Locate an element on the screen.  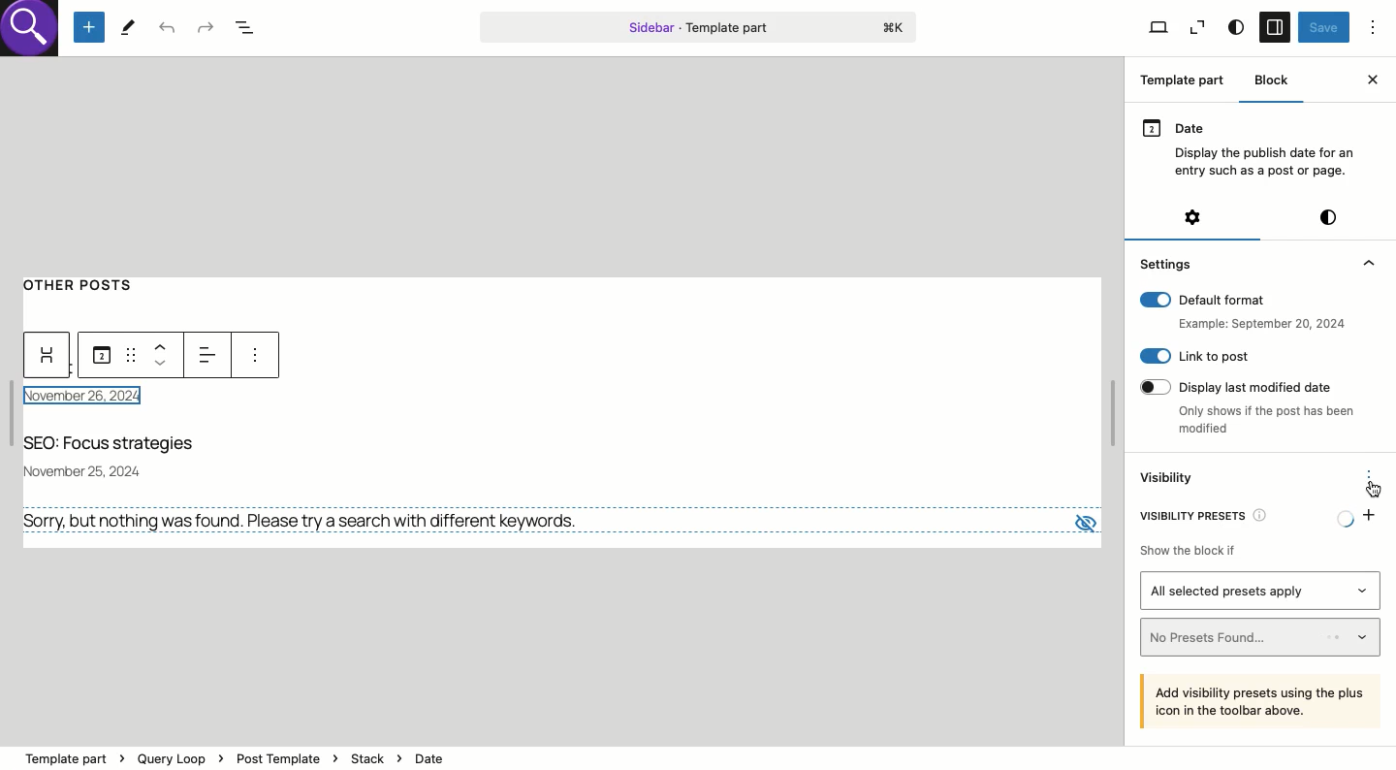
Settings is located at coordinates (1191, 217).